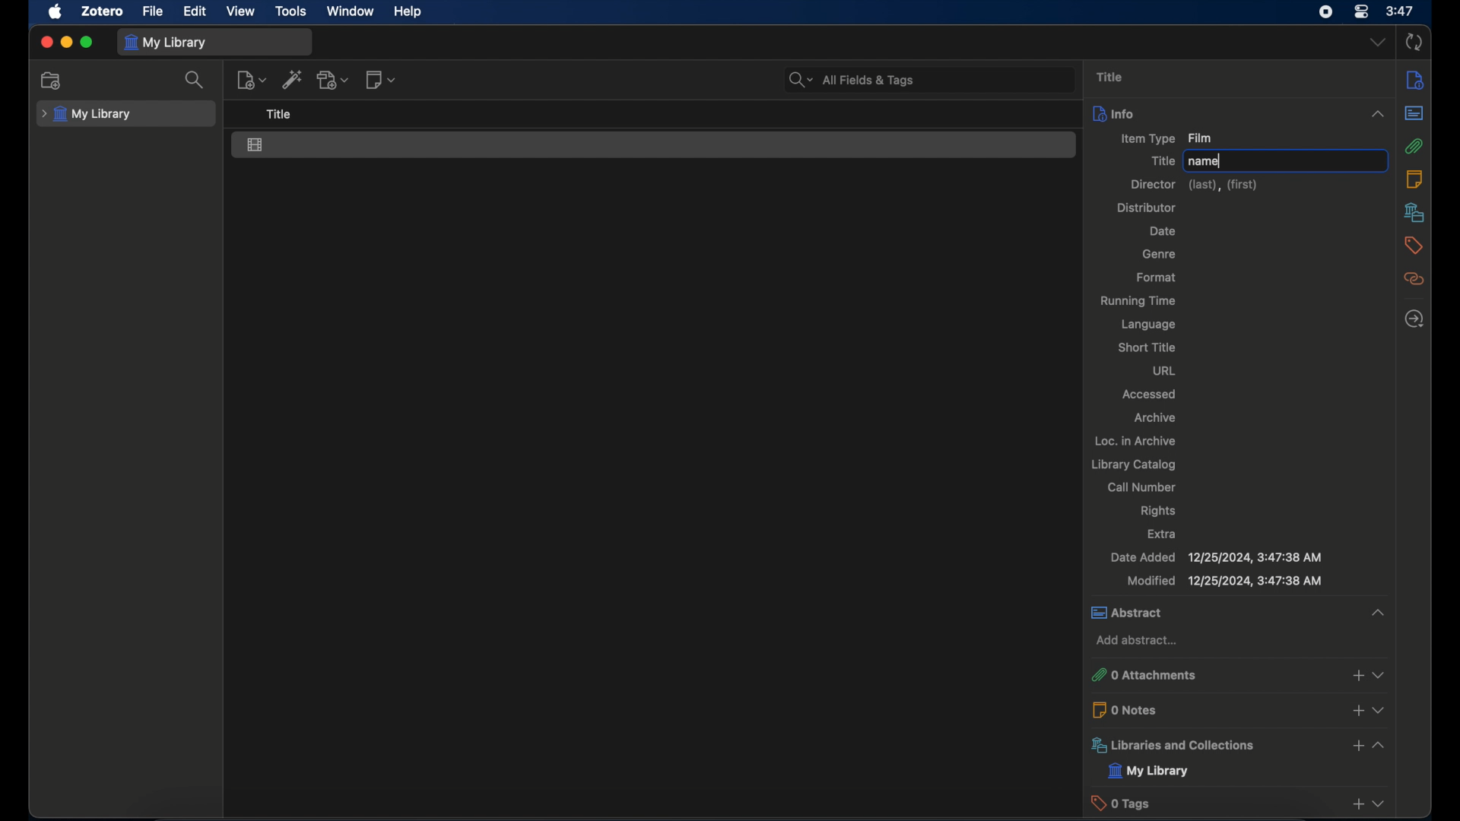  I want to click on info, so click(1418, 81).